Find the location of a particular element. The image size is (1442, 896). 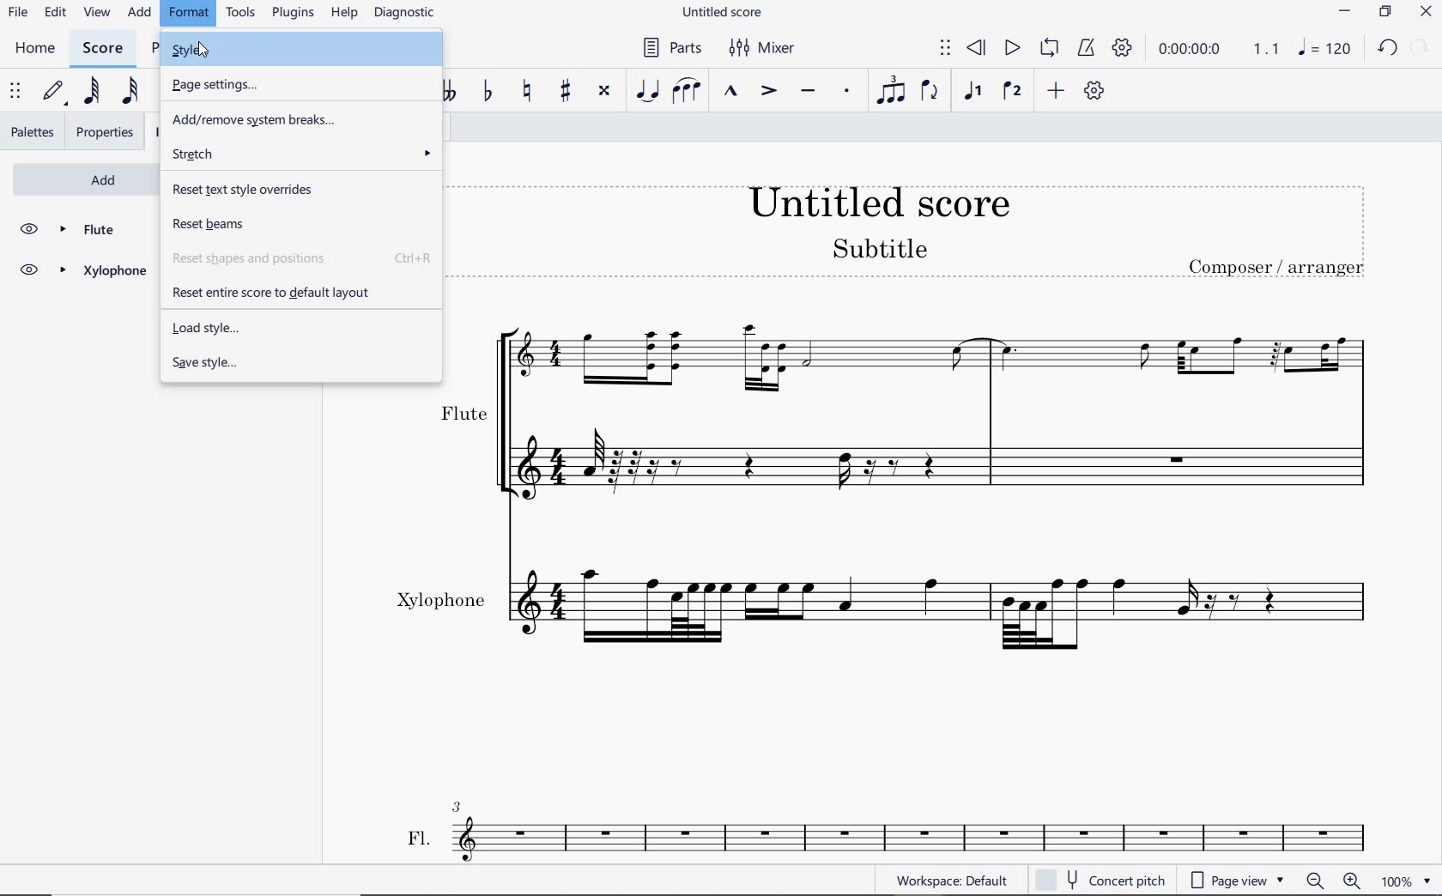

TUPLET is located at coordinates (891, 89).